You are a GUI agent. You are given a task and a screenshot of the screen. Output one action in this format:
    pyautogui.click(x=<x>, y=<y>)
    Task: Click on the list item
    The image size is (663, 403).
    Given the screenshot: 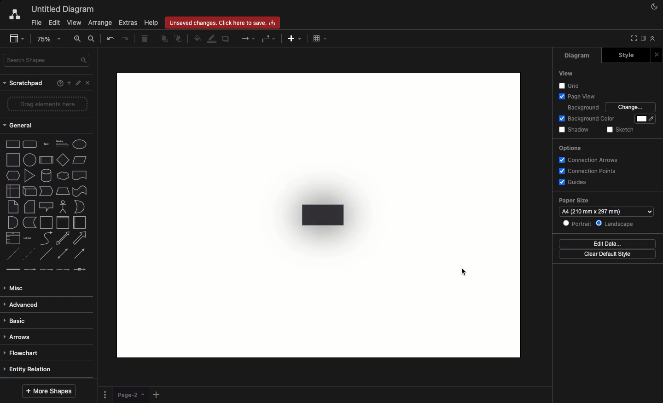 What is the action you would take?
    pyautogui.click(x=29, y=237)
    